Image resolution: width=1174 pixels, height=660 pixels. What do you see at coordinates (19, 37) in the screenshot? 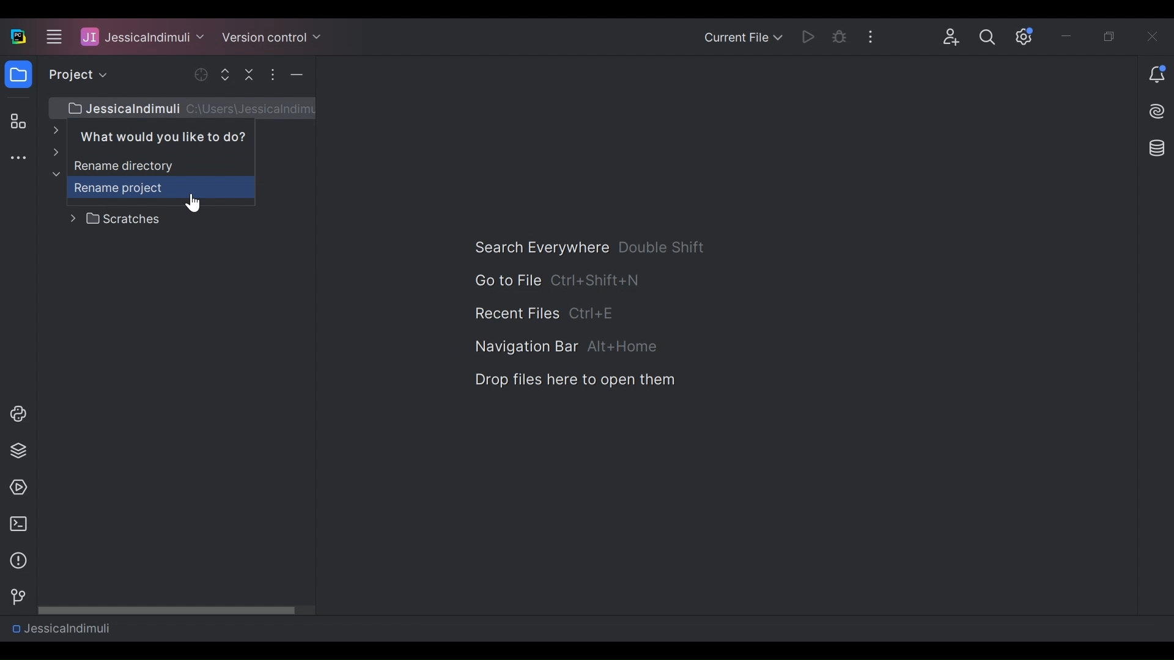
I see `PyCharm Desktop Icon` at bounding box center [19, 37].